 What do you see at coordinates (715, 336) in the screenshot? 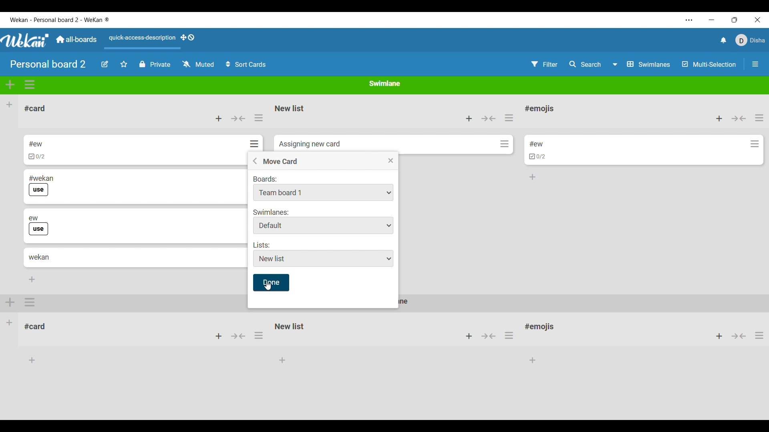
I see `add` at bounding box center [715, 336].